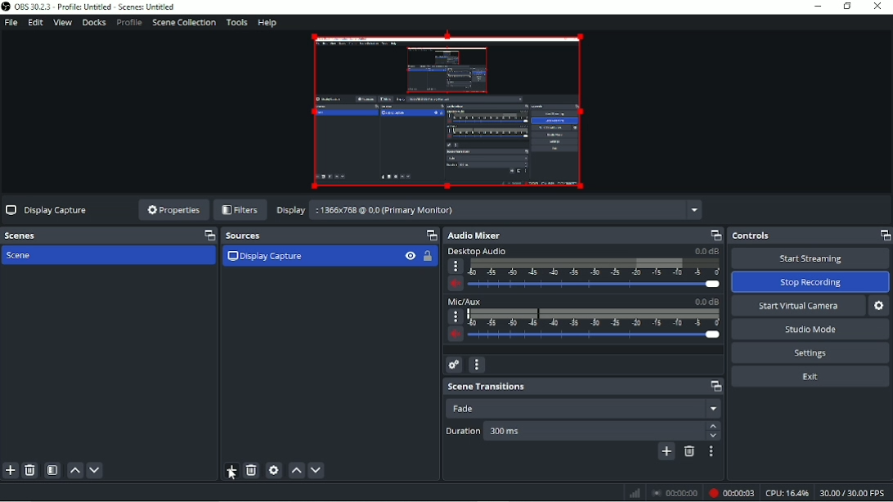  I want to click on Help, so click(267, 24).